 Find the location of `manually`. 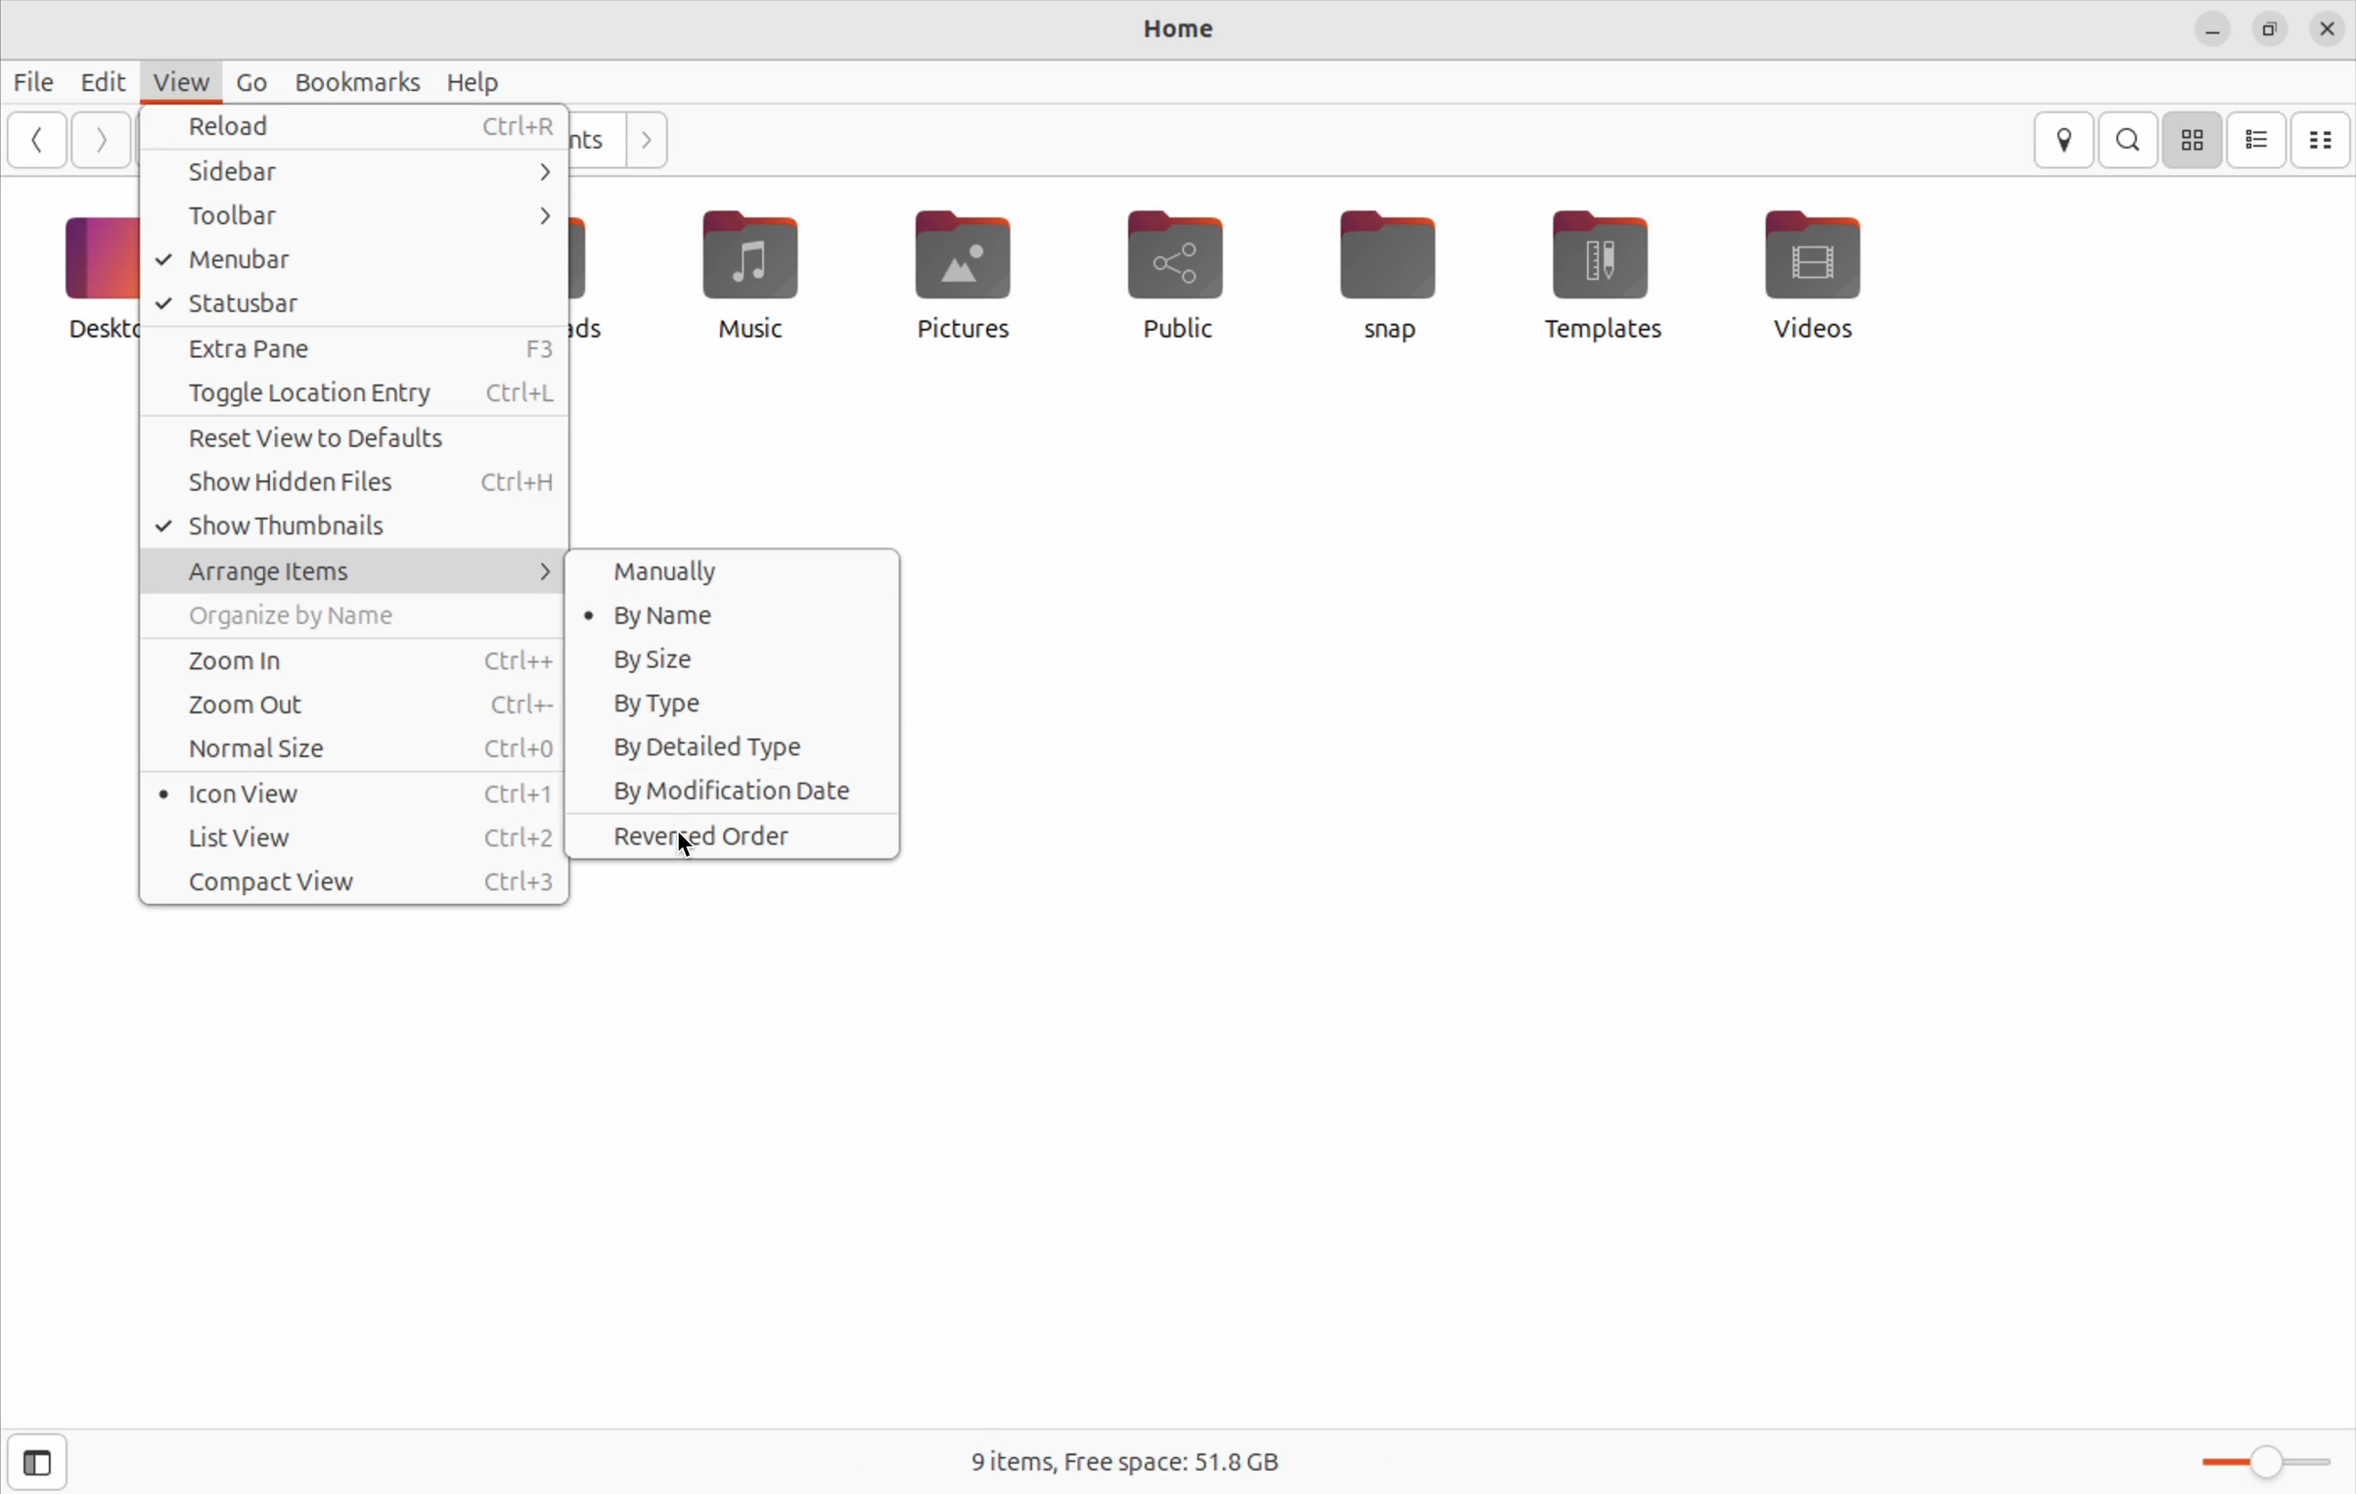

manually is located at coordinates (742, 568).